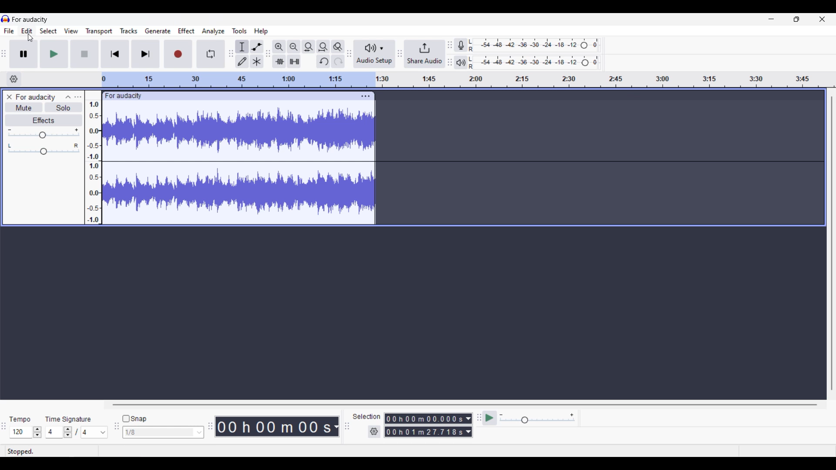 The height and width of the screenshot is (470, 836). What do you see at coordinates (337, 47) in the screenshot?
I see `Zoom toggle` at bounding box center [337, 47].